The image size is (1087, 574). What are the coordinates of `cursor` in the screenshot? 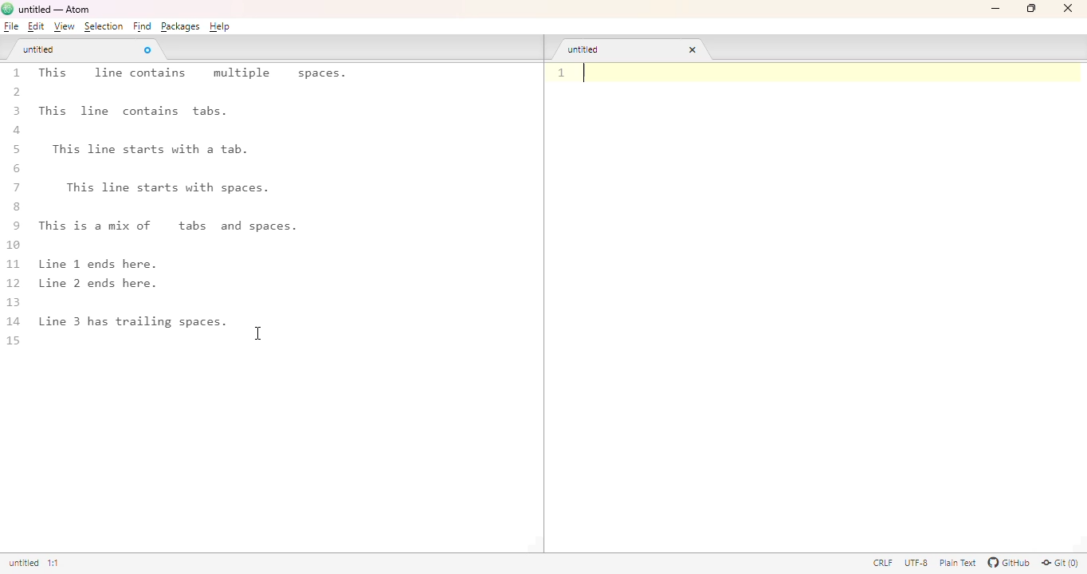 It's located at (259, 333).